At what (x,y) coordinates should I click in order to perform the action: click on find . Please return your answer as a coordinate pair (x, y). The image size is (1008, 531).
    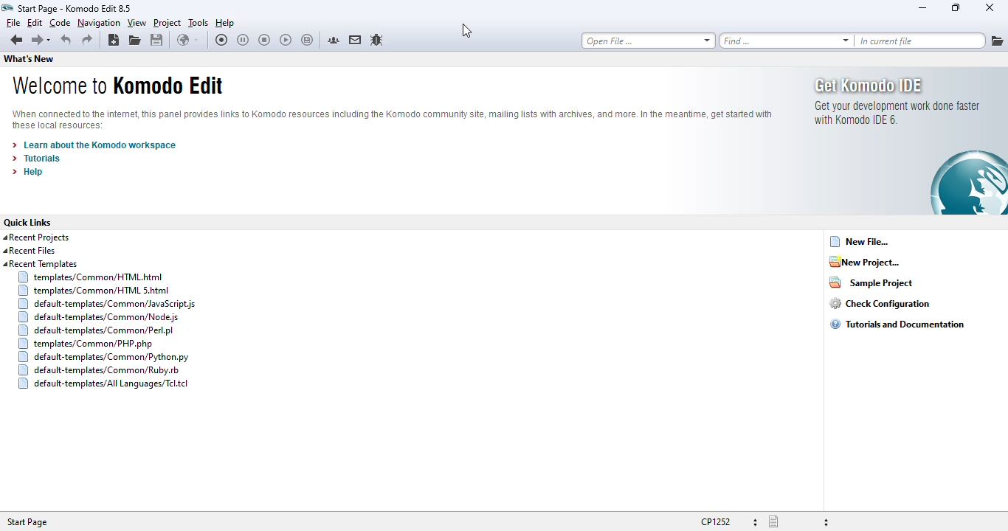
    Looking at the image, I should click on (786, 41).